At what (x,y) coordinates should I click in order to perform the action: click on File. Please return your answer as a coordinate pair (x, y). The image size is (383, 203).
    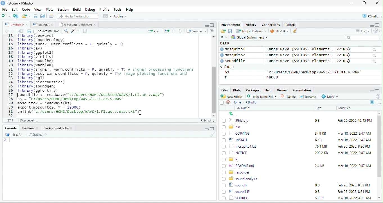
    Looking at the image, I should click on (5, 9).